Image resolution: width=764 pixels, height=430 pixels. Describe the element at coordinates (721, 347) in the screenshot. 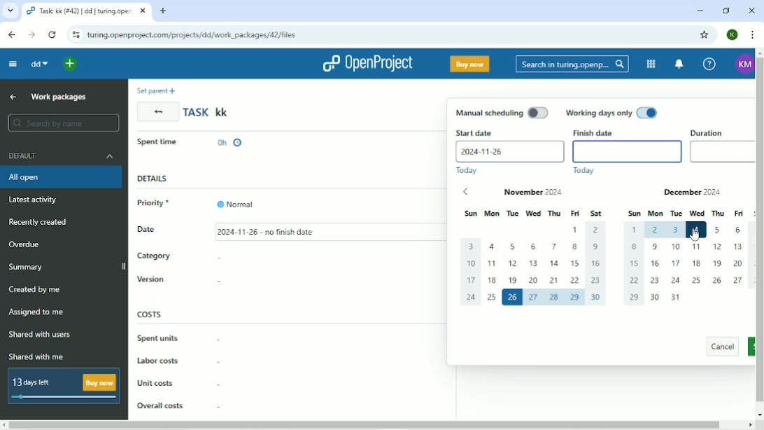

I see `cancel` at that location.